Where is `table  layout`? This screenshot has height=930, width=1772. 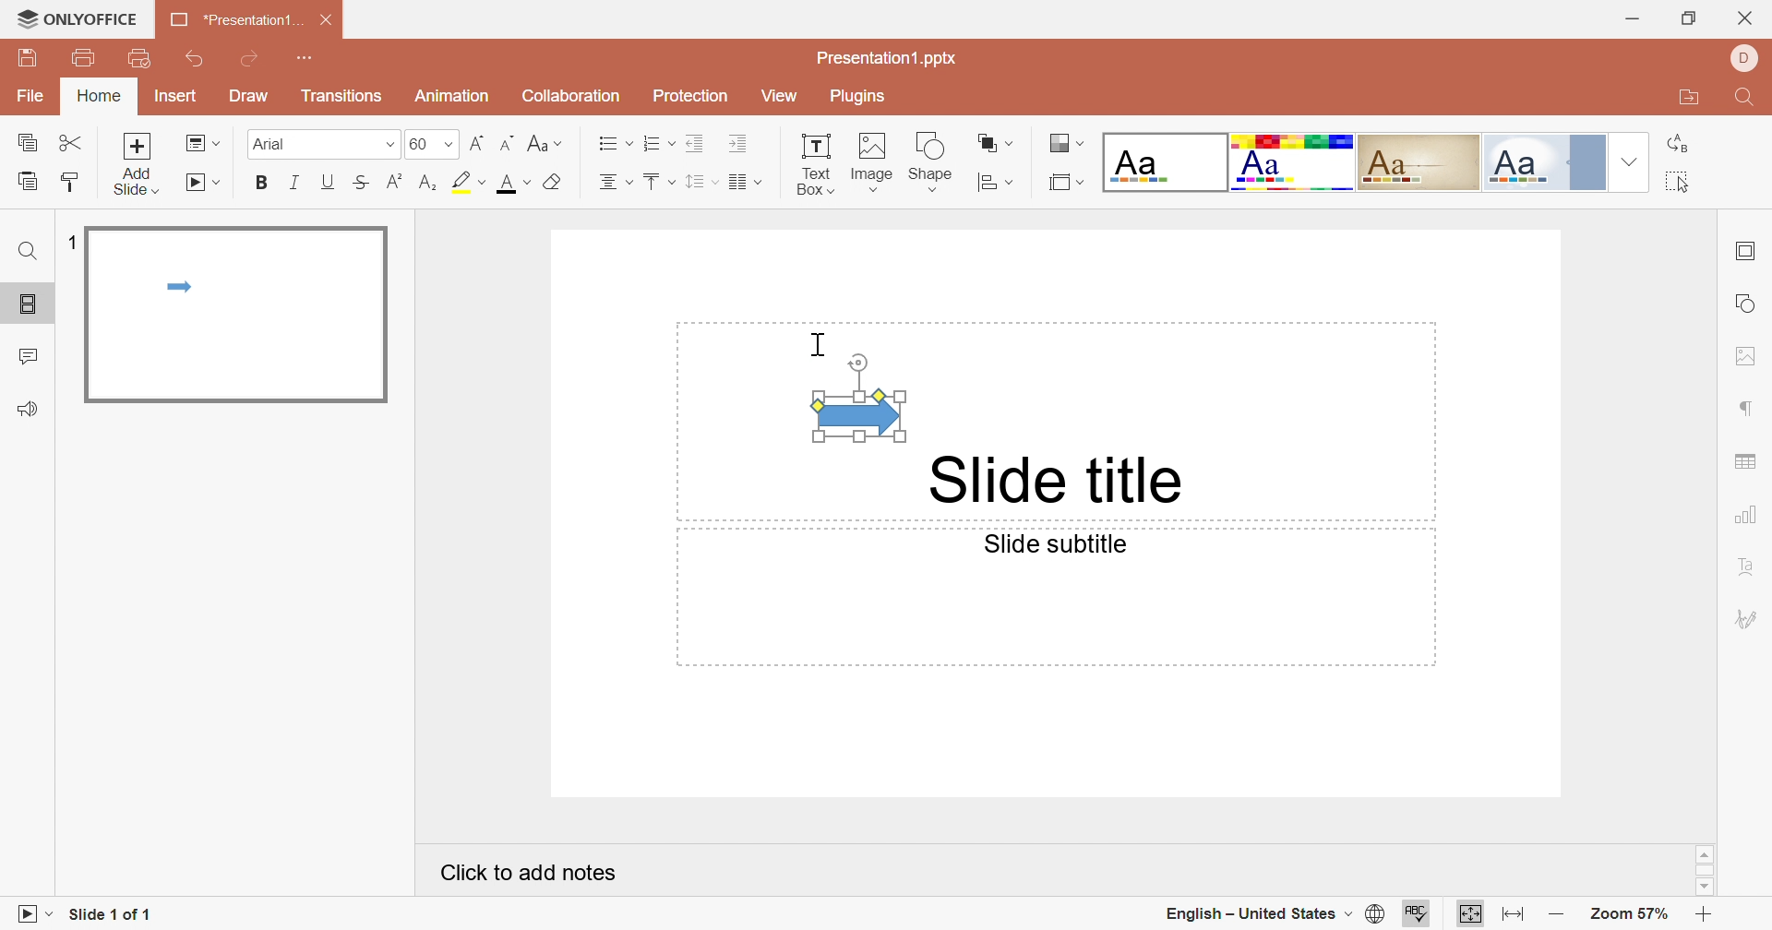 table  layout is located at coordinates (1068, 181).